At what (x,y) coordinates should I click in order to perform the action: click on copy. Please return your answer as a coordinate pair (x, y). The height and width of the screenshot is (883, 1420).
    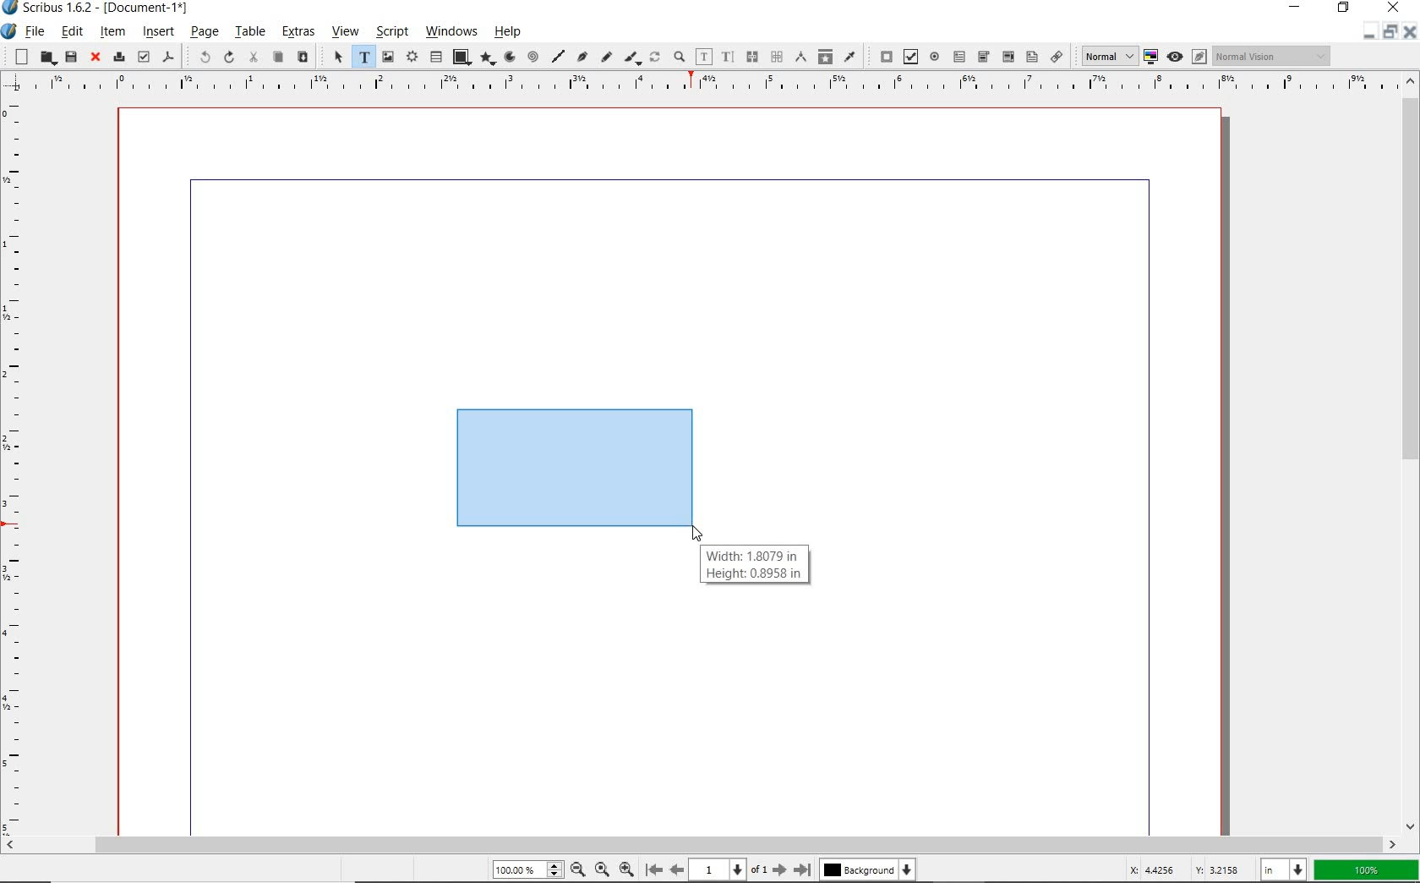
    Looking at the image, I should click on (278, 58).